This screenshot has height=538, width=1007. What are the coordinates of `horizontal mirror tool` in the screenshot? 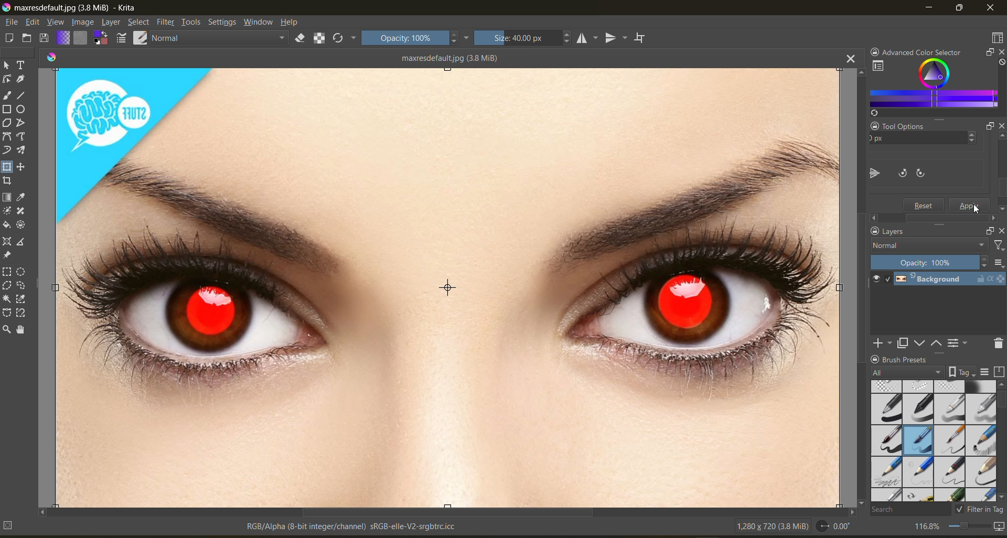 It's located at (588, 38).